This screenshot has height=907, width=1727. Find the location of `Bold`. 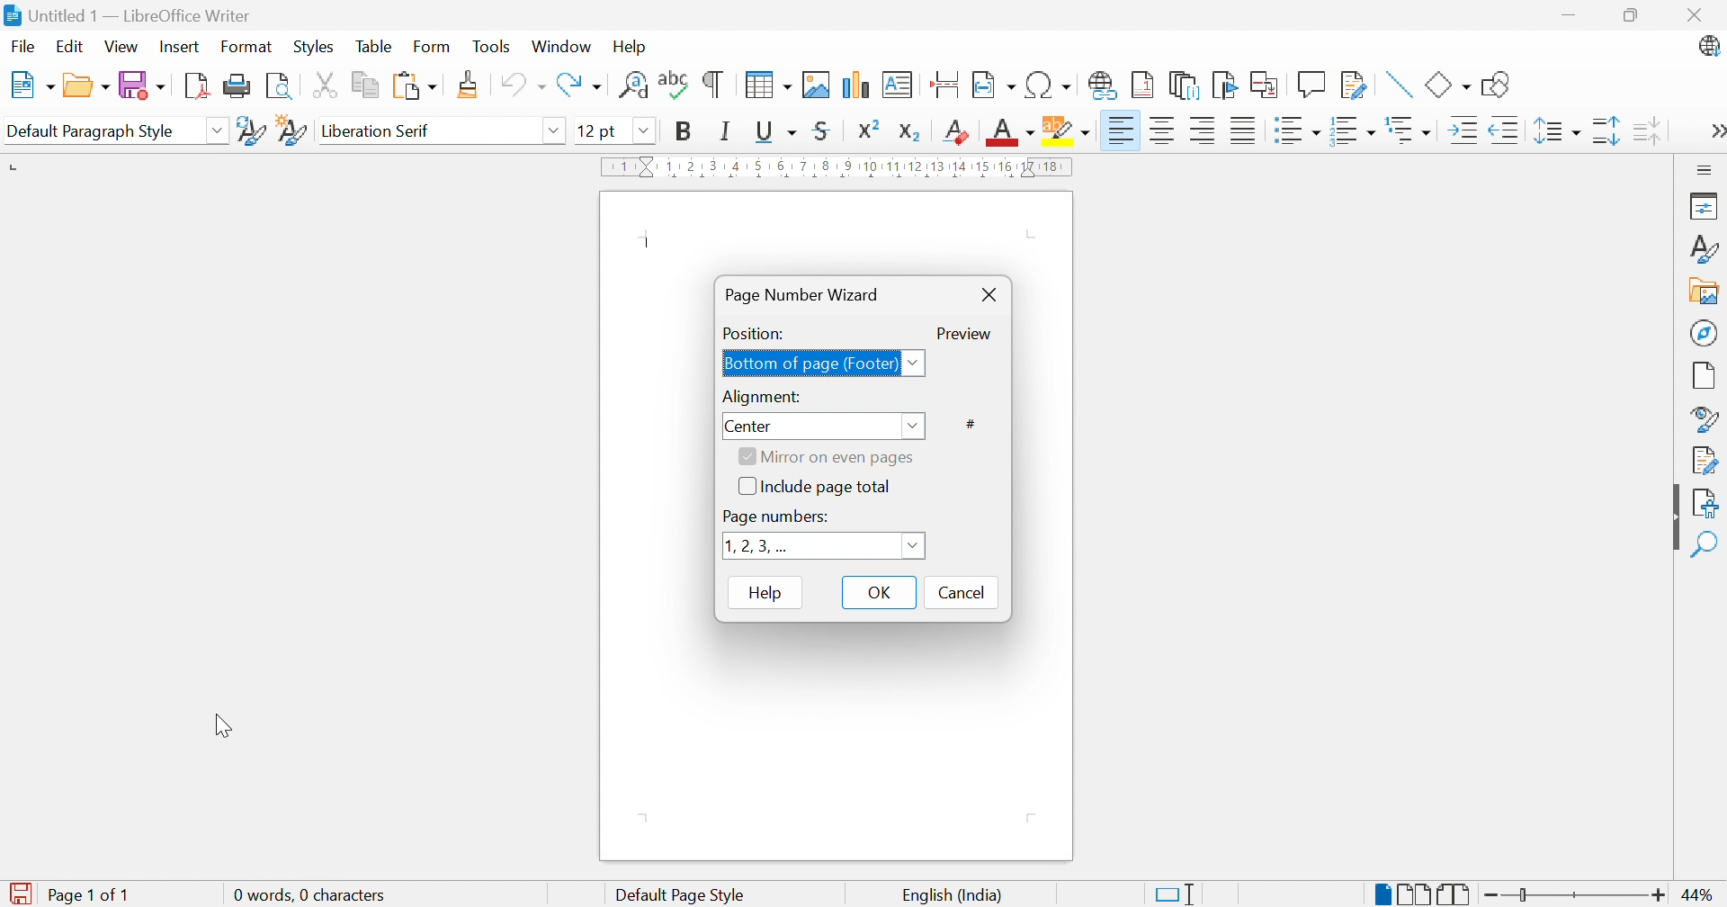

Bold is located at coordinates (686, 132).